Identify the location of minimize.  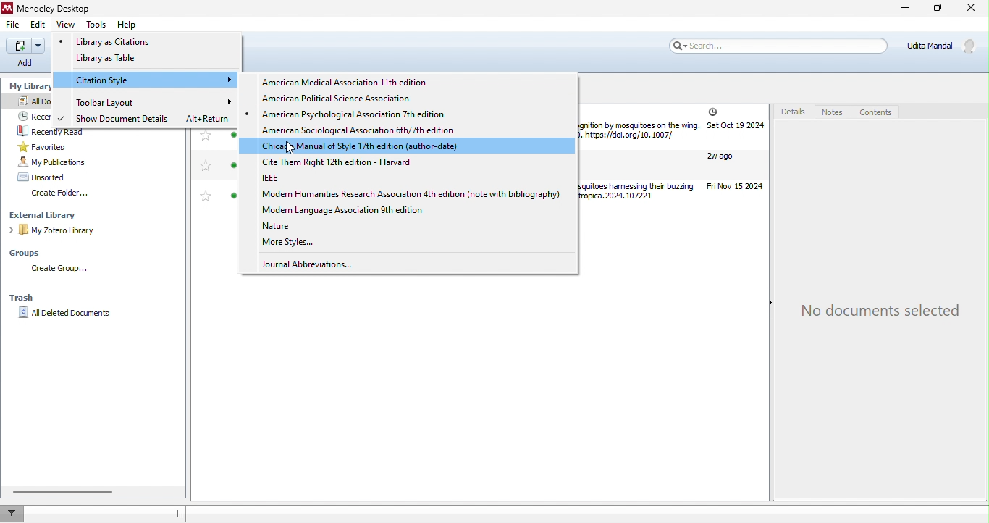
(904, 9).